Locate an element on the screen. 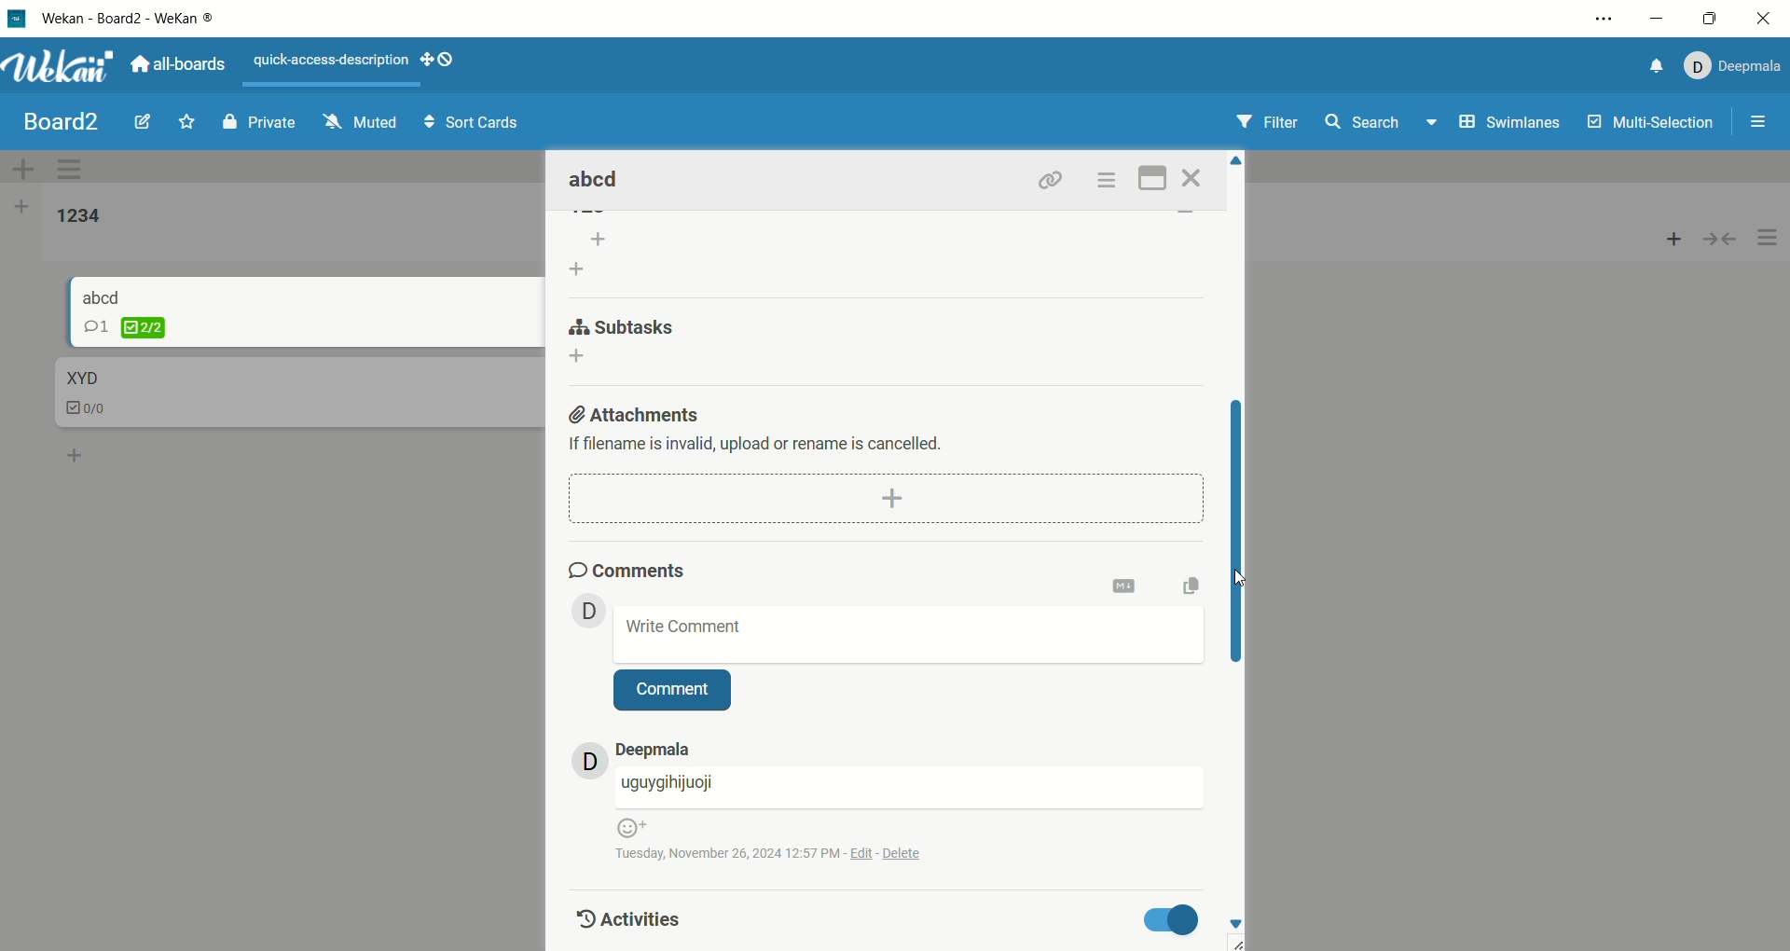 The image size is (1790, 951). all boards is located at coordinates (178, 62).